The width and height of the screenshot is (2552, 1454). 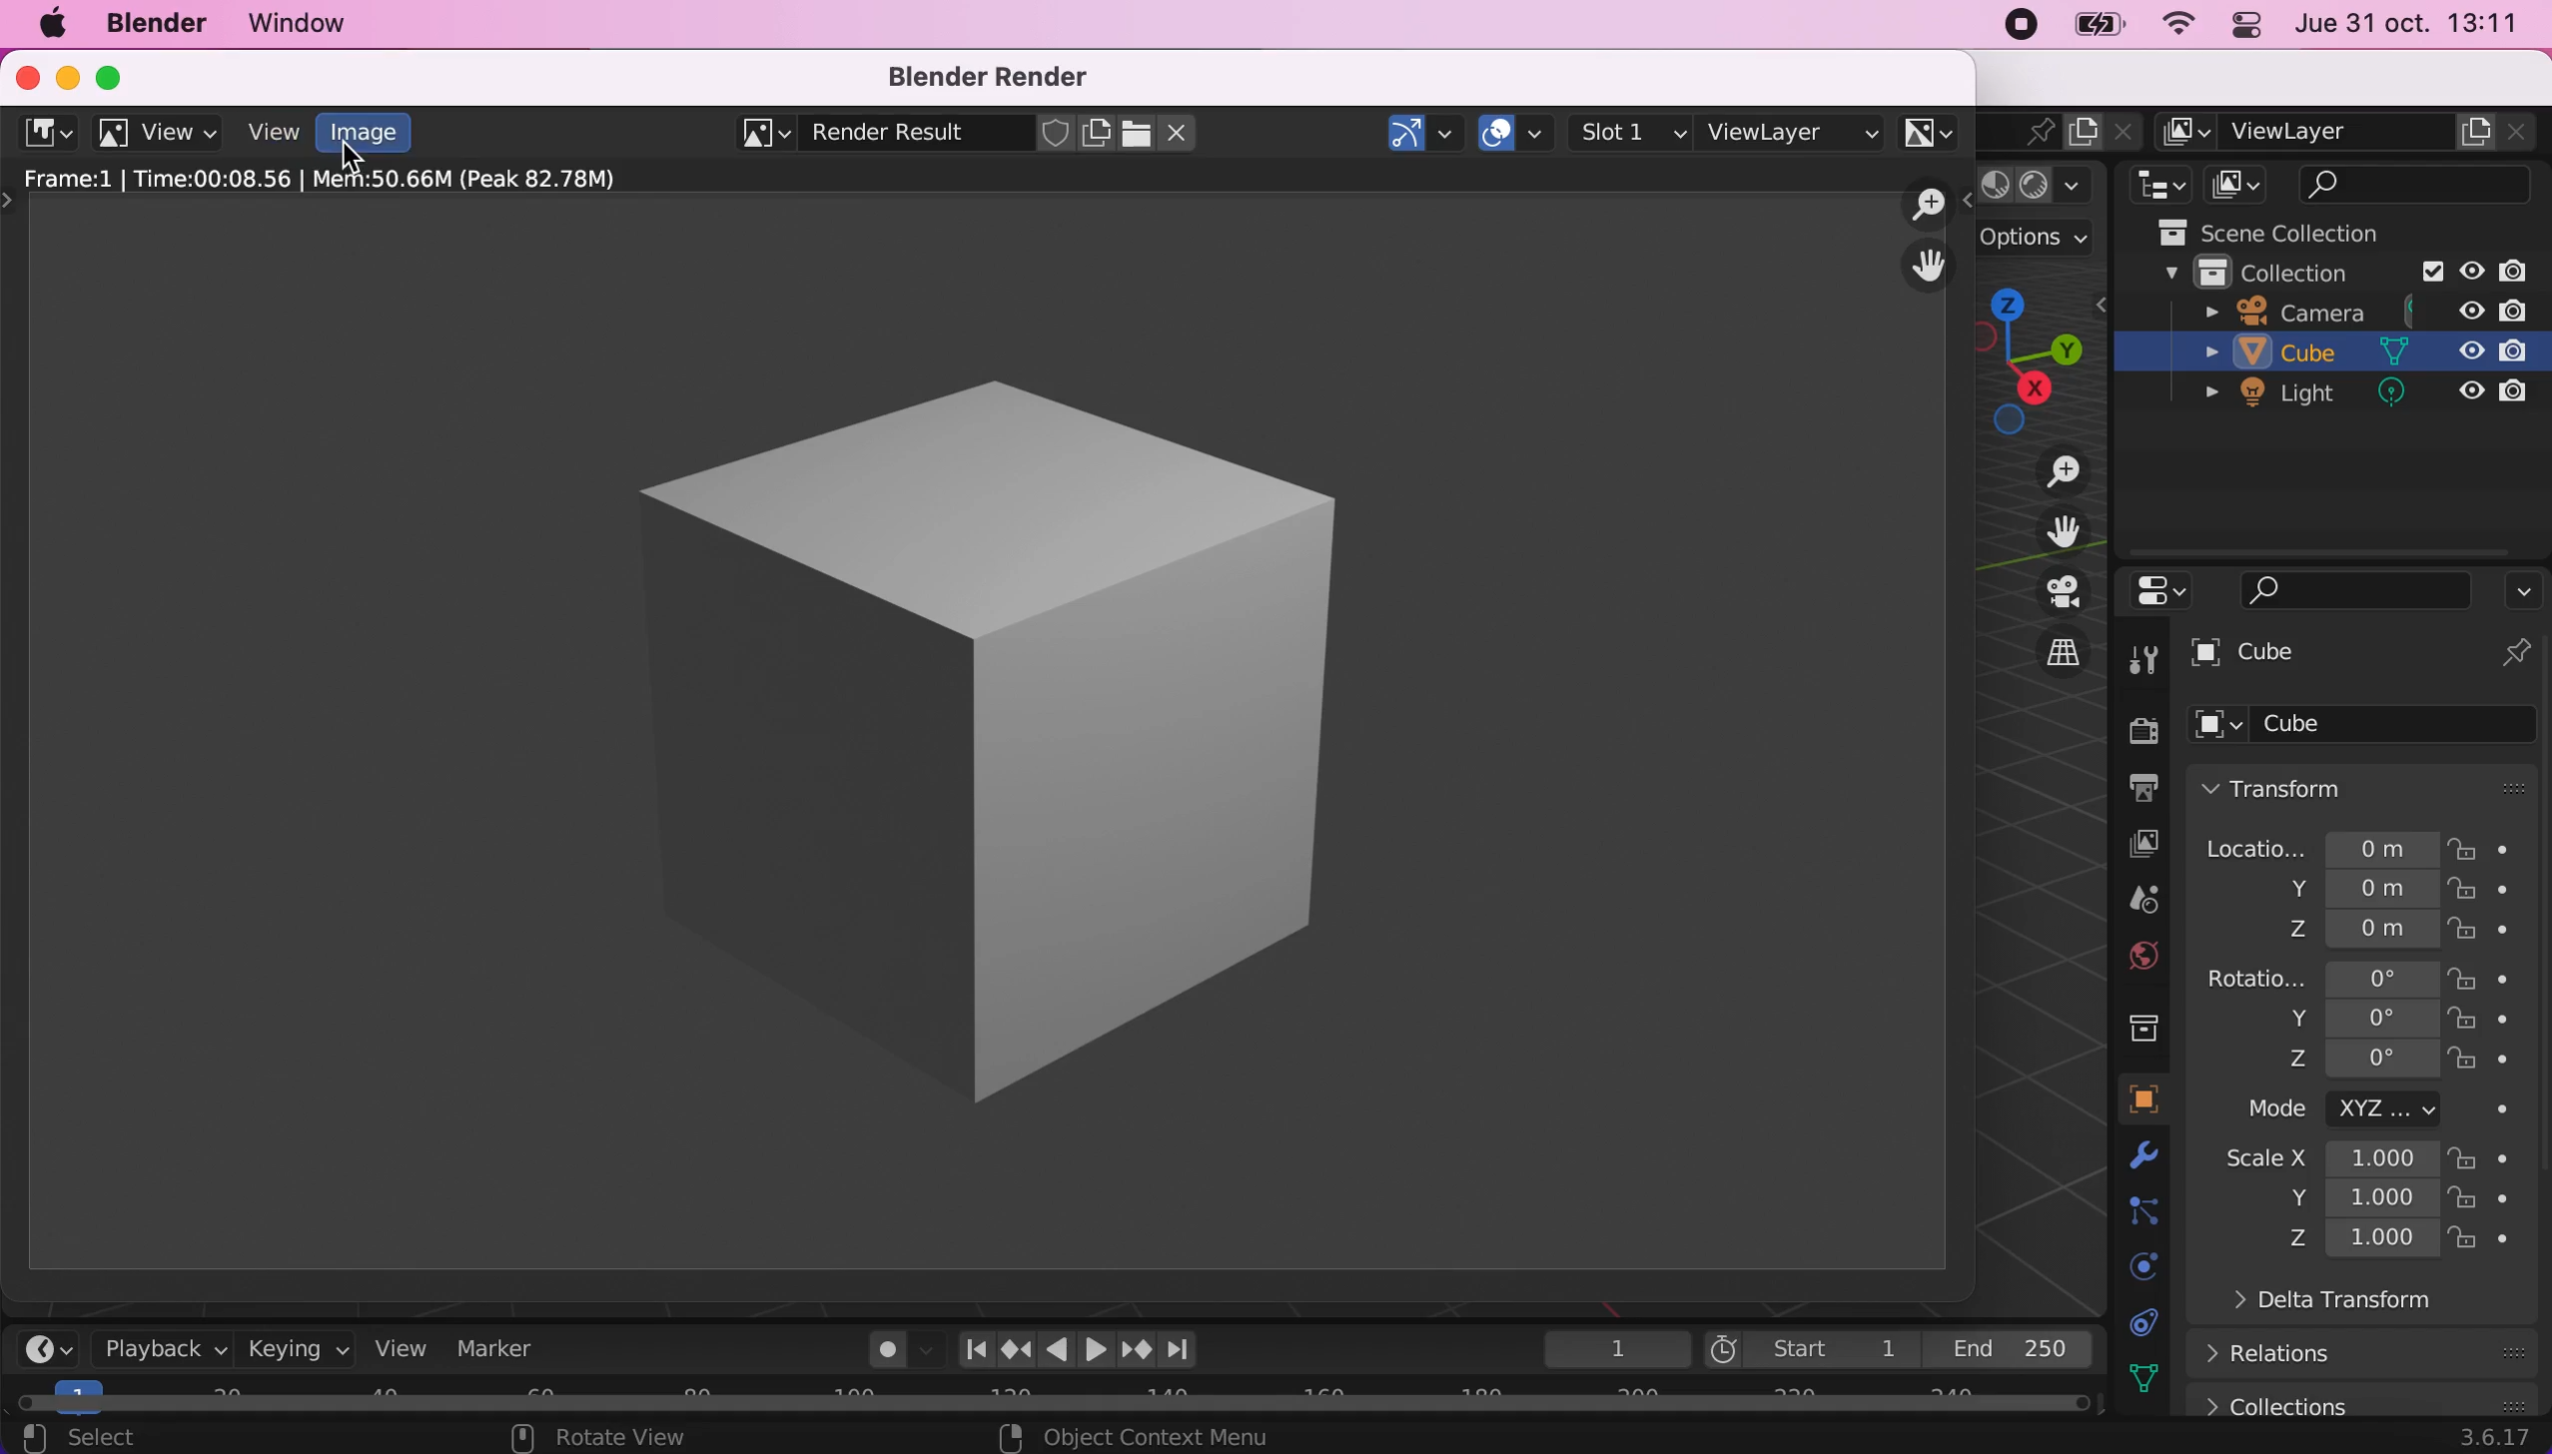 What do you see at coordinates (2143, 1099) in the screenshot?
I see `object` at bounding box center [2143, 1099].